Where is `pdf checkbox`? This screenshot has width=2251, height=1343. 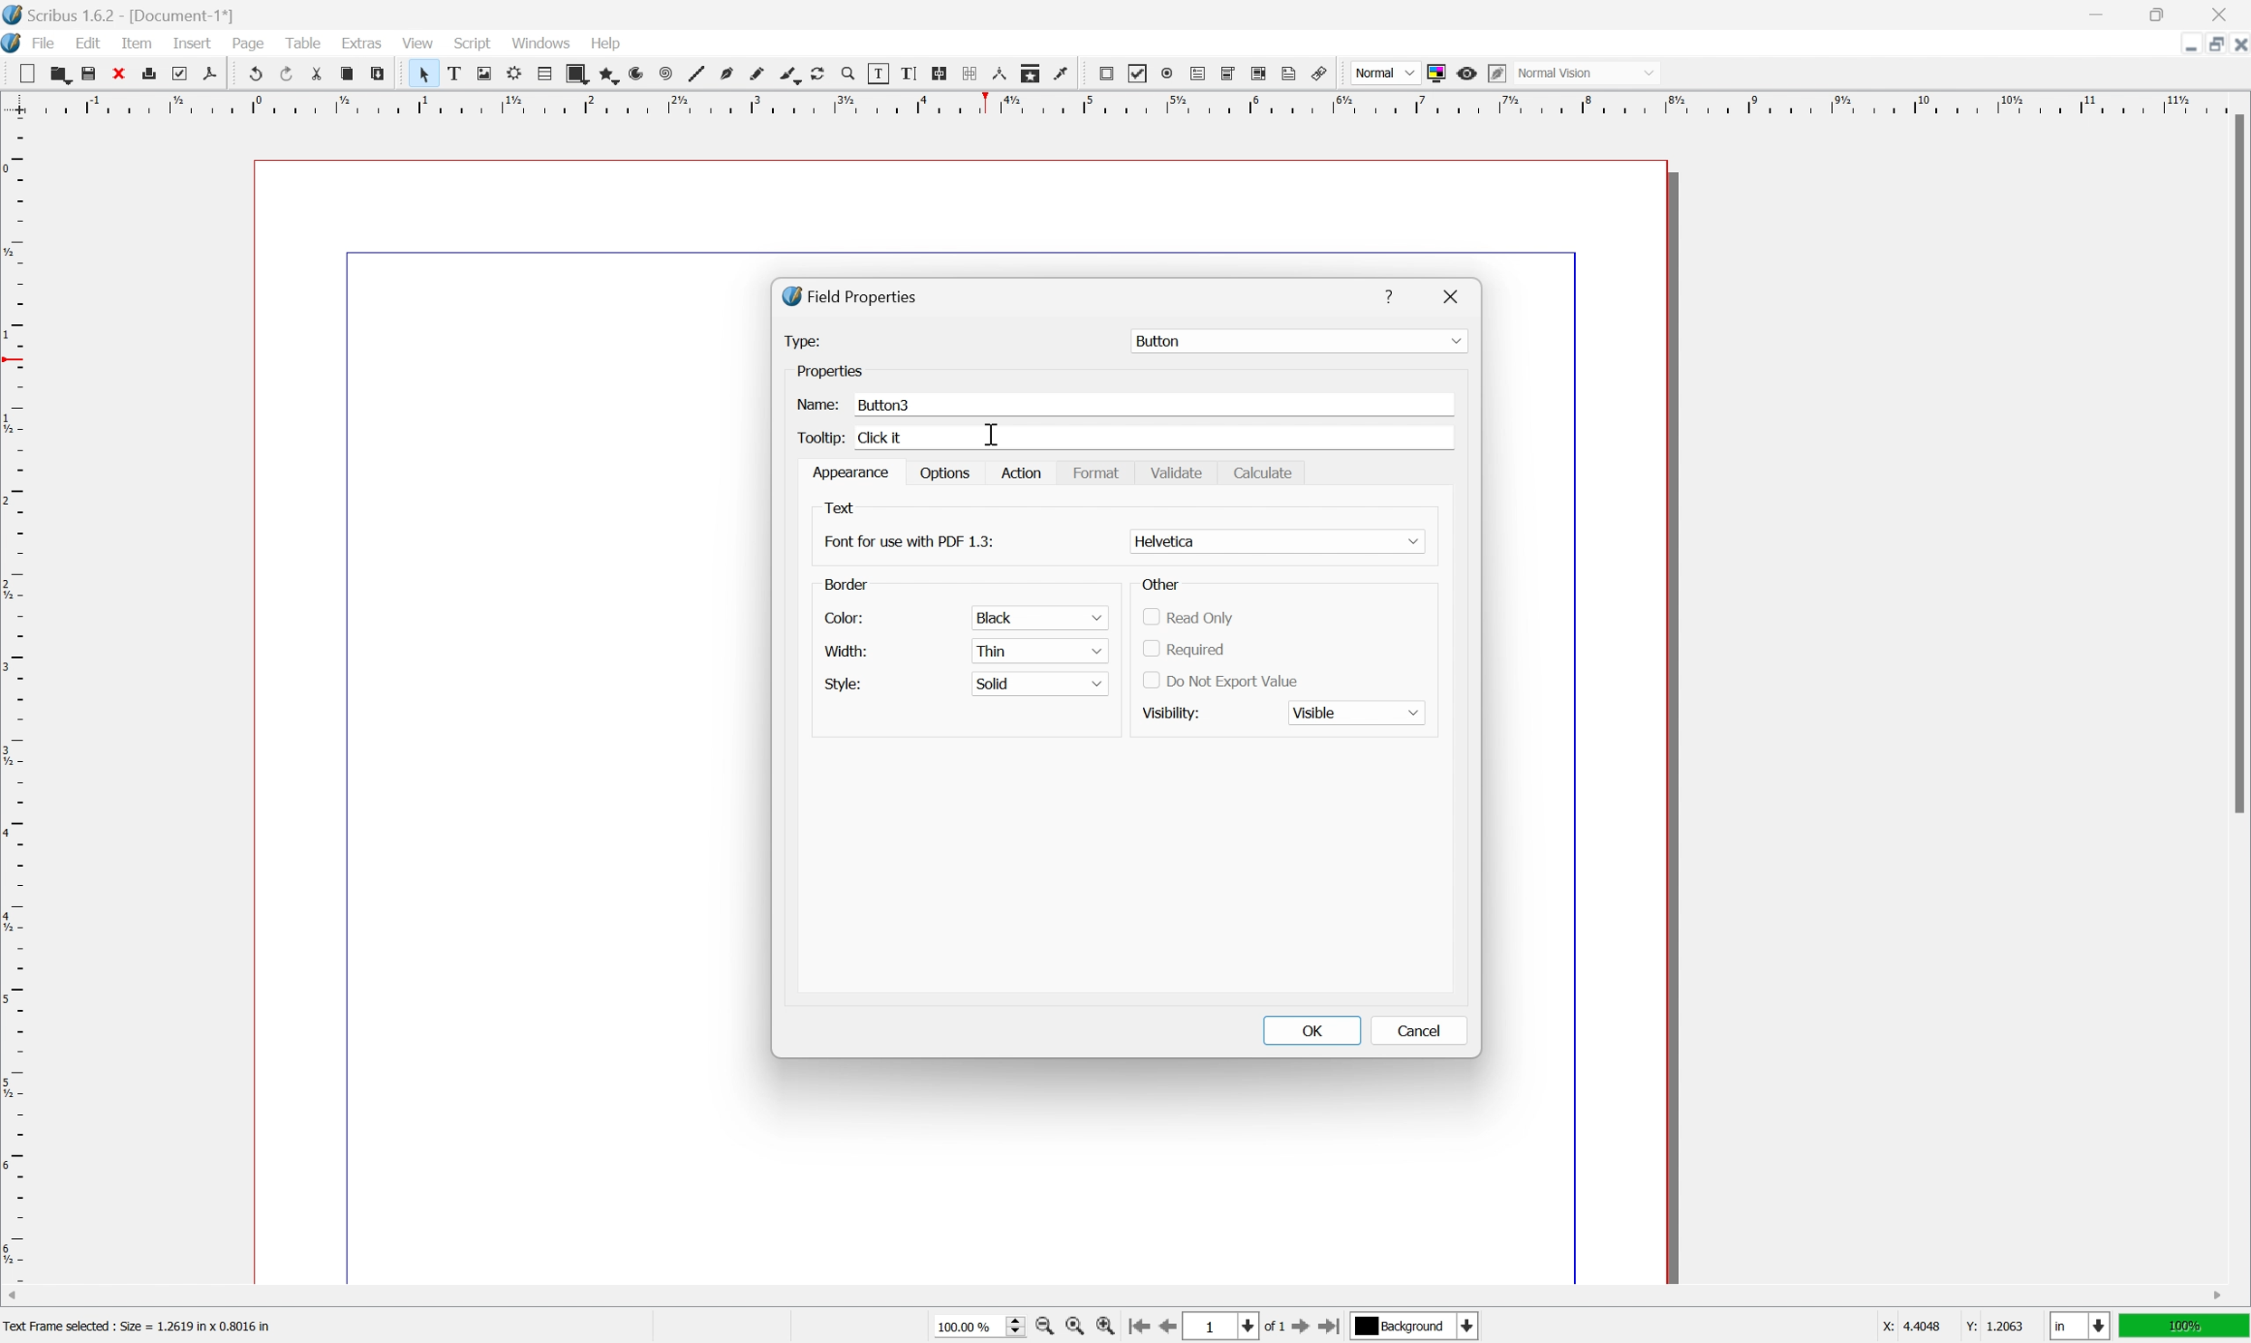
pdf checkbox is located at coordinates (1138, 73).